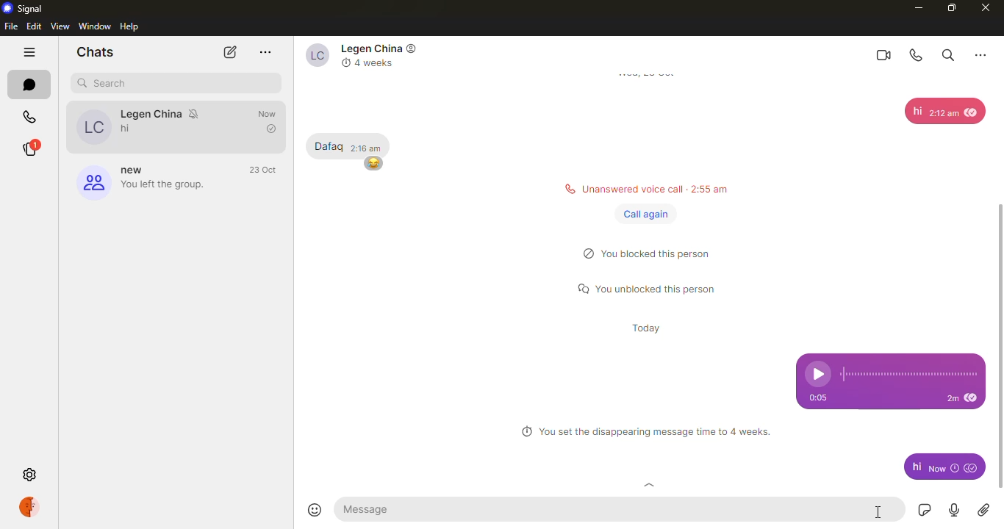 The image size is (1004, 529). What do you see at coordinates (892, 368) in the screenshot?
I see `voice message` at bounding box center [892, 368].